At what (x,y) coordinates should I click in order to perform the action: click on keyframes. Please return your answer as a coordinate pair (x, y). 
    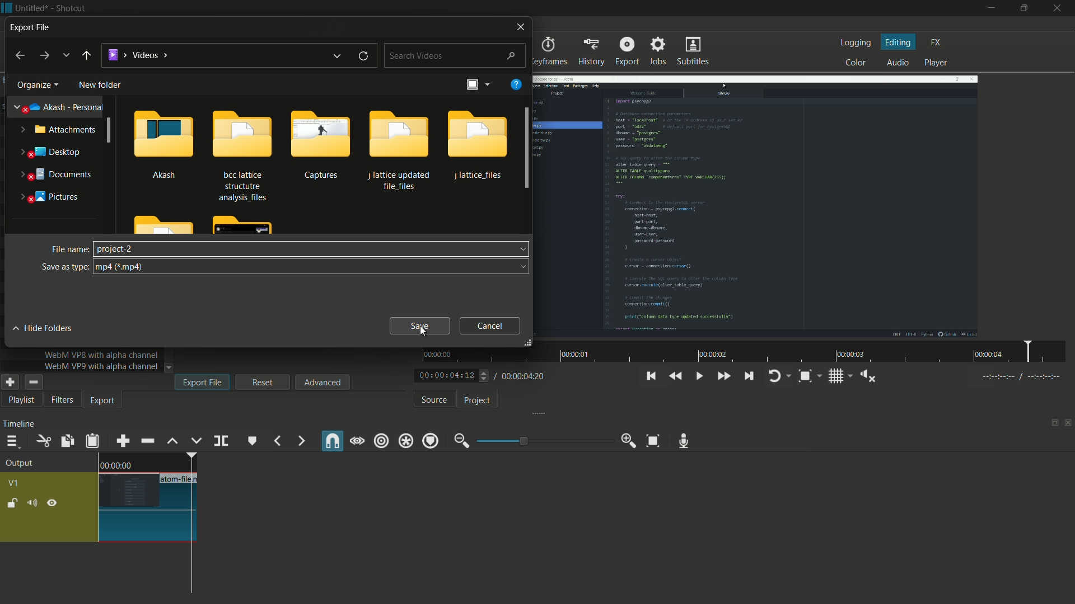
    Looking at the image, I should click on (549, 51).